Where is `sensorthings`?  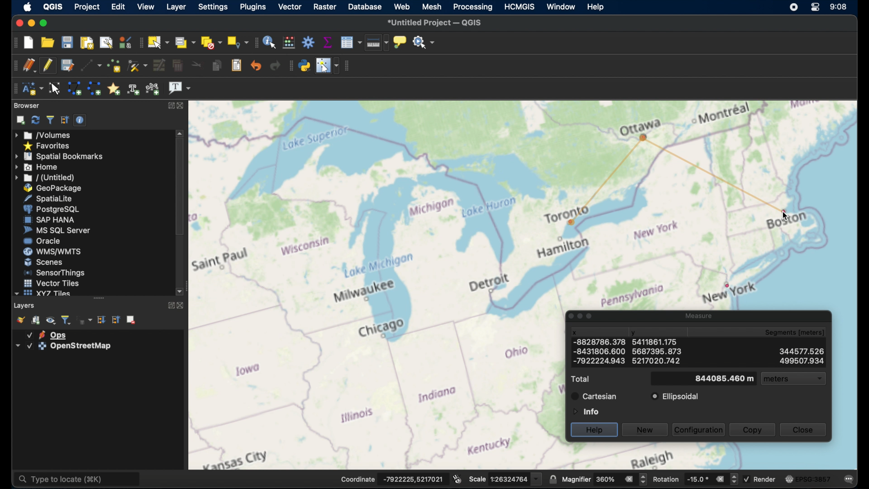
sensorthings is located at coordinates (55, 273).